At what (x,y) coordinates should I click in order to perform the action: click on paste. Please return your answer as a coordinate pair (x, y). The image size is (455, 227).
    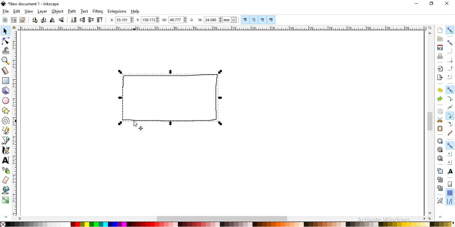
    Looking at the image, I should click on (440, 129).